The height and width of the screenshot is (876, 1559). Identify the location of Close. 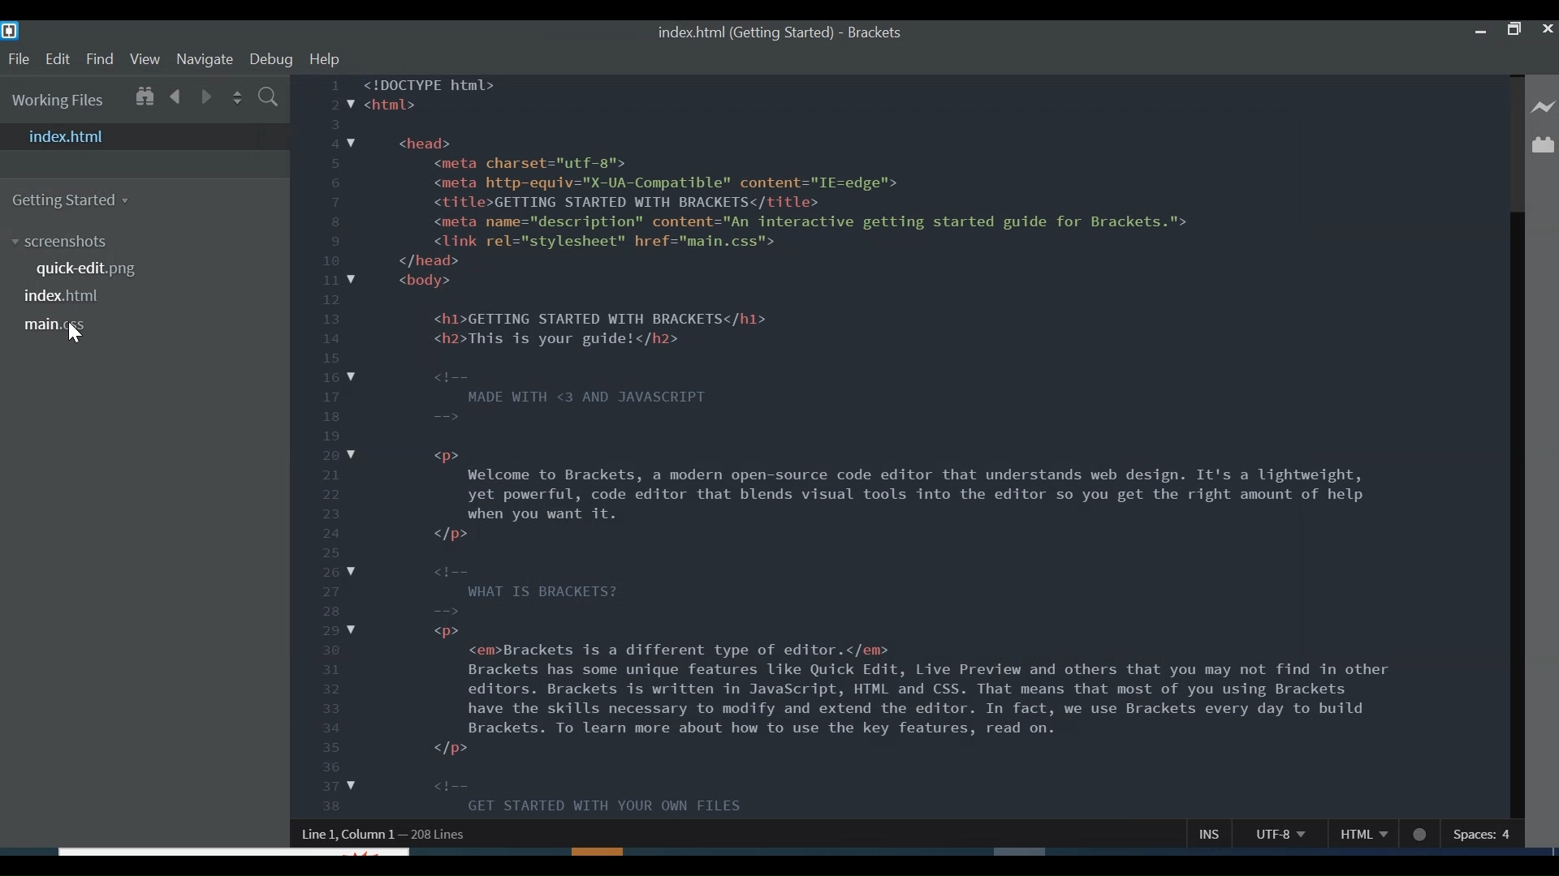
(1548, 28).